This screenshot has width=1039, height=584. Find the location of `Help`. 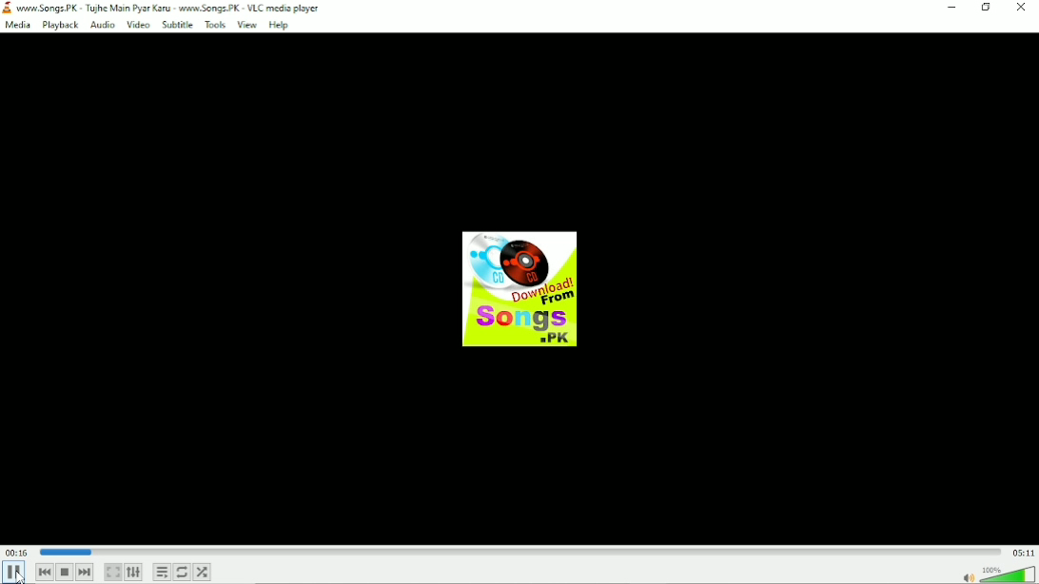

Help is located at coordinates (281, 24).